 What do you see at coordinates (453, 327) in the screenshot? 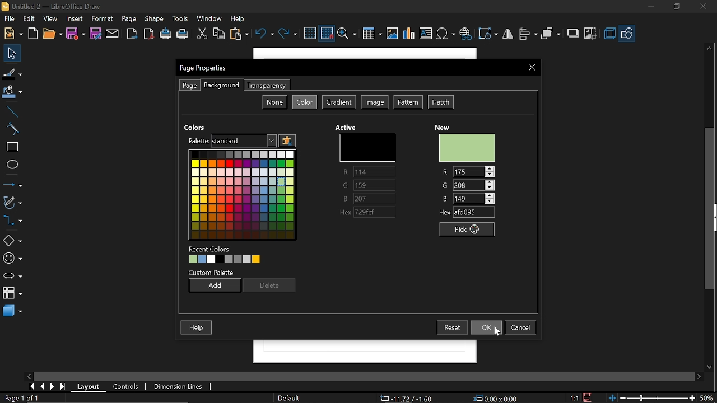
I see `Reset` at bounding box center [453, 327].